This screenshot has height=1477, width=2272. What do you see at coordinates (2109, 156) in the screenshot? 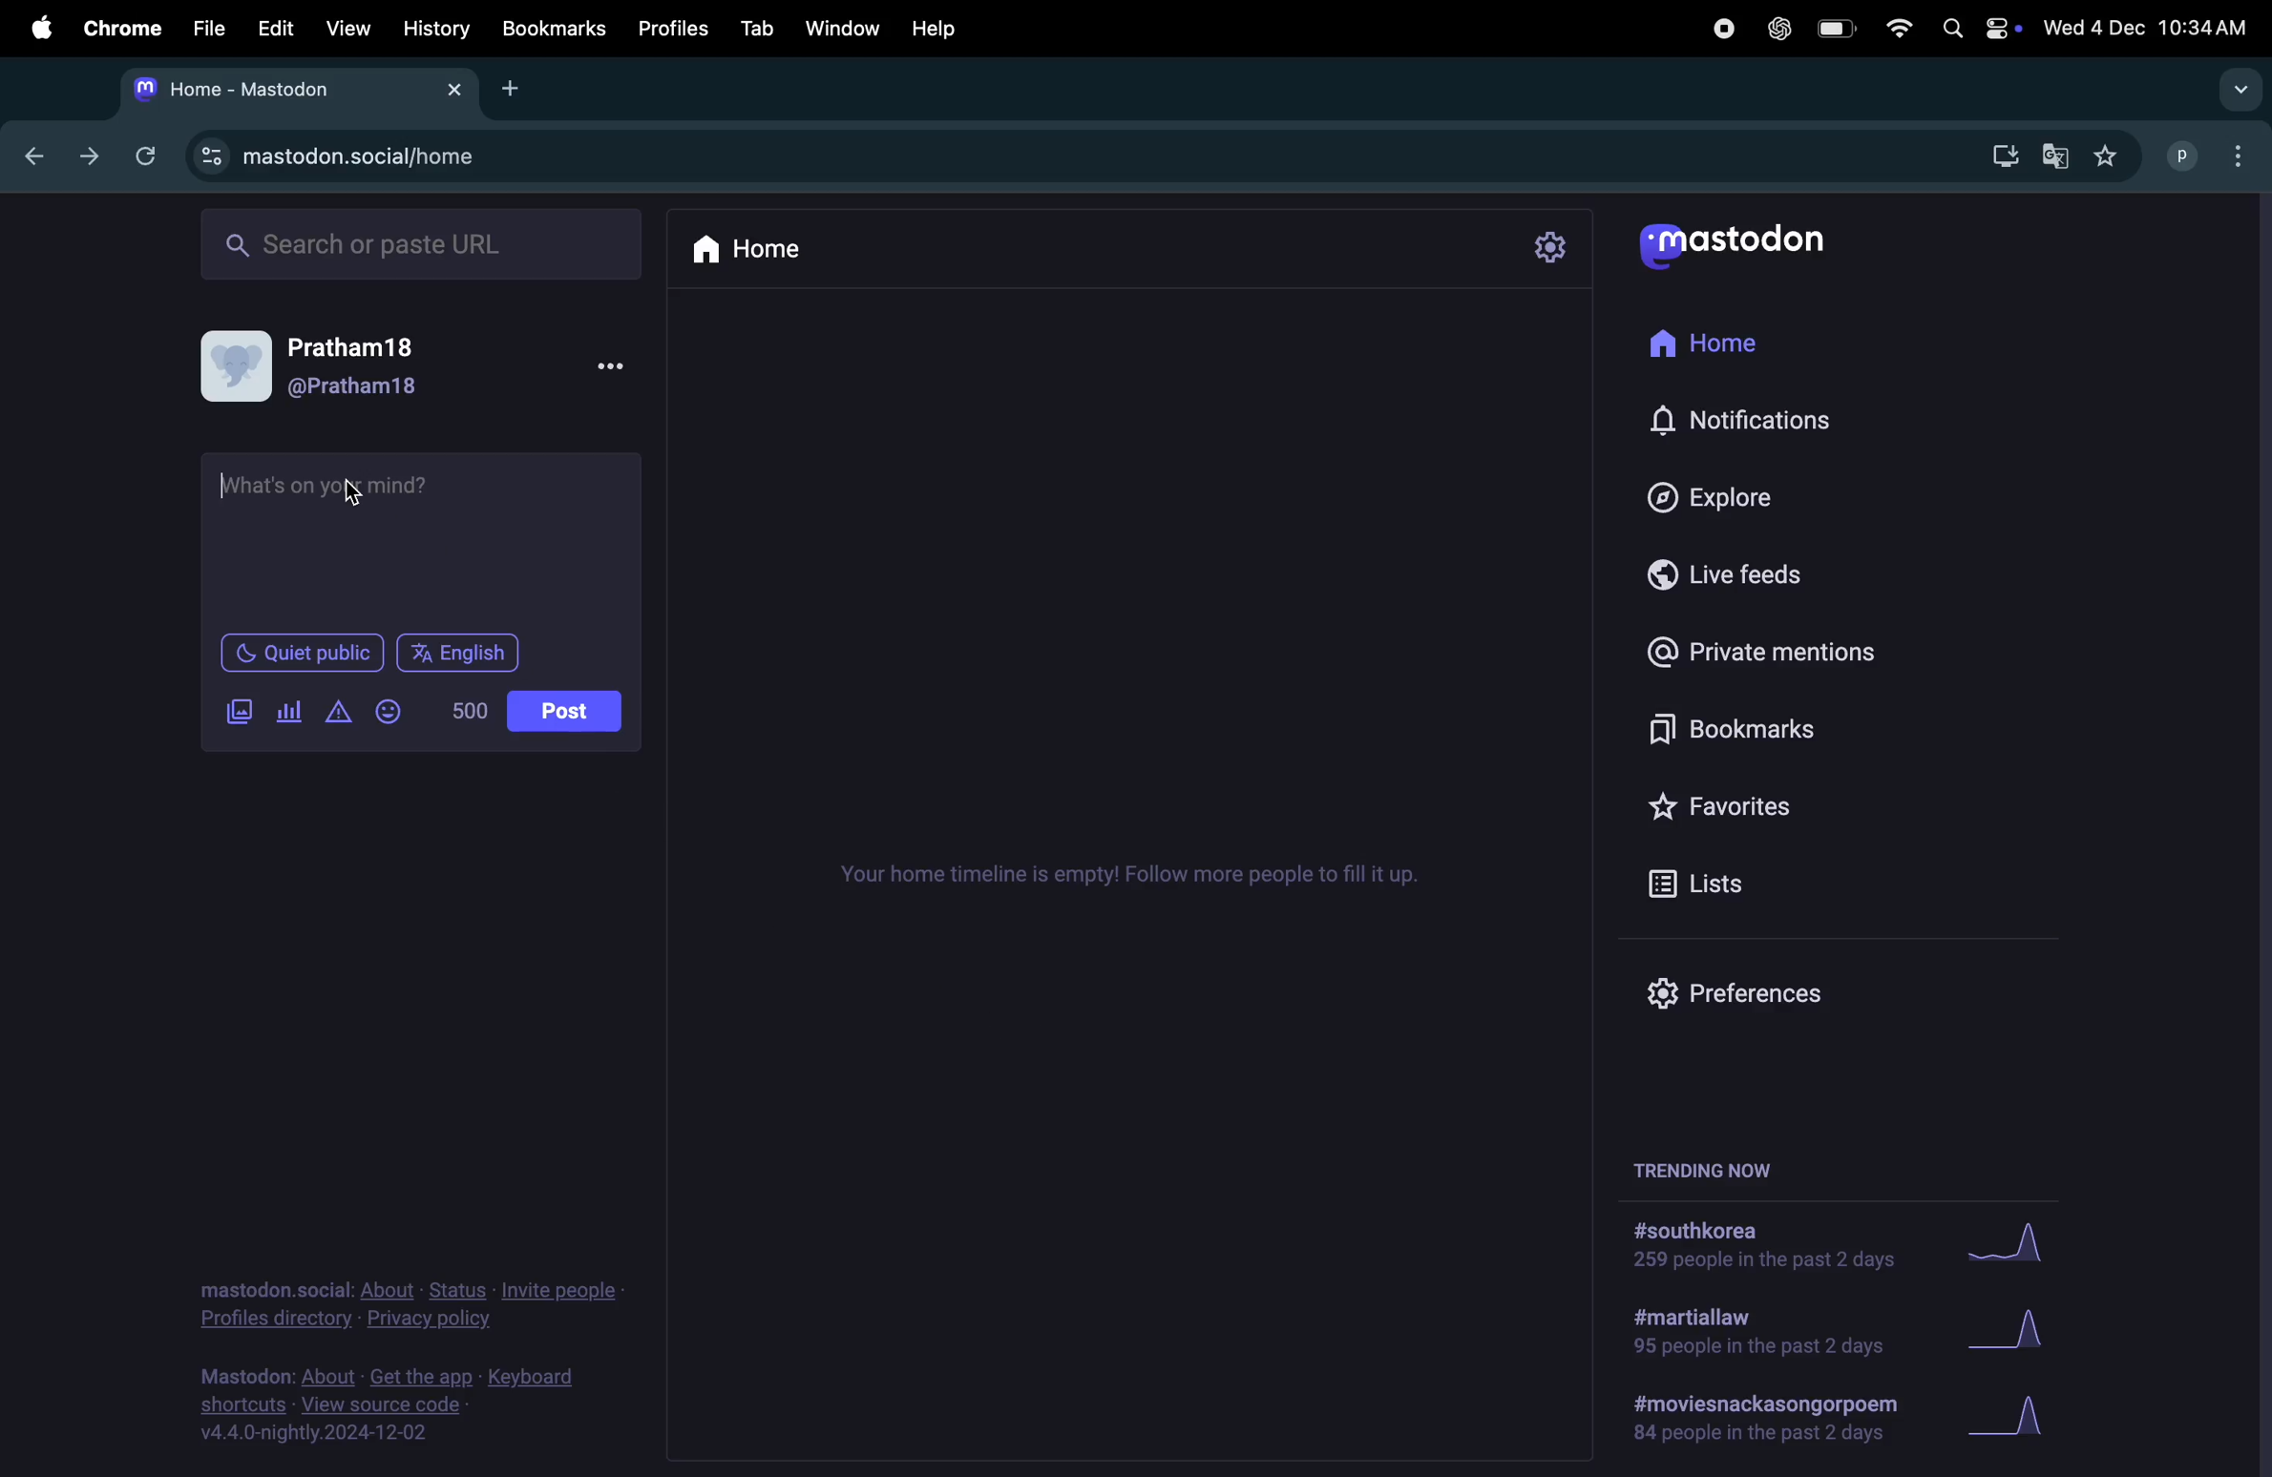
I see `favourites` at bounding box center [2109, 156].